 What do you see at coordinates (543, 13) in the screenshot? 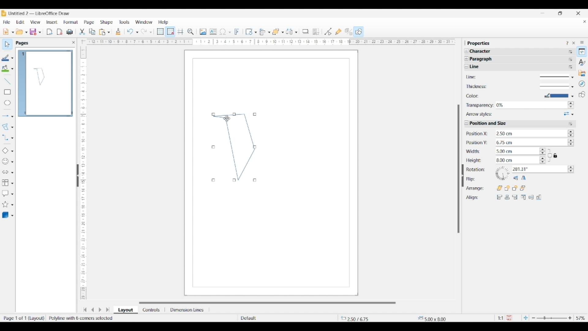
I see `Minimize` at bounding box center [543, 13].